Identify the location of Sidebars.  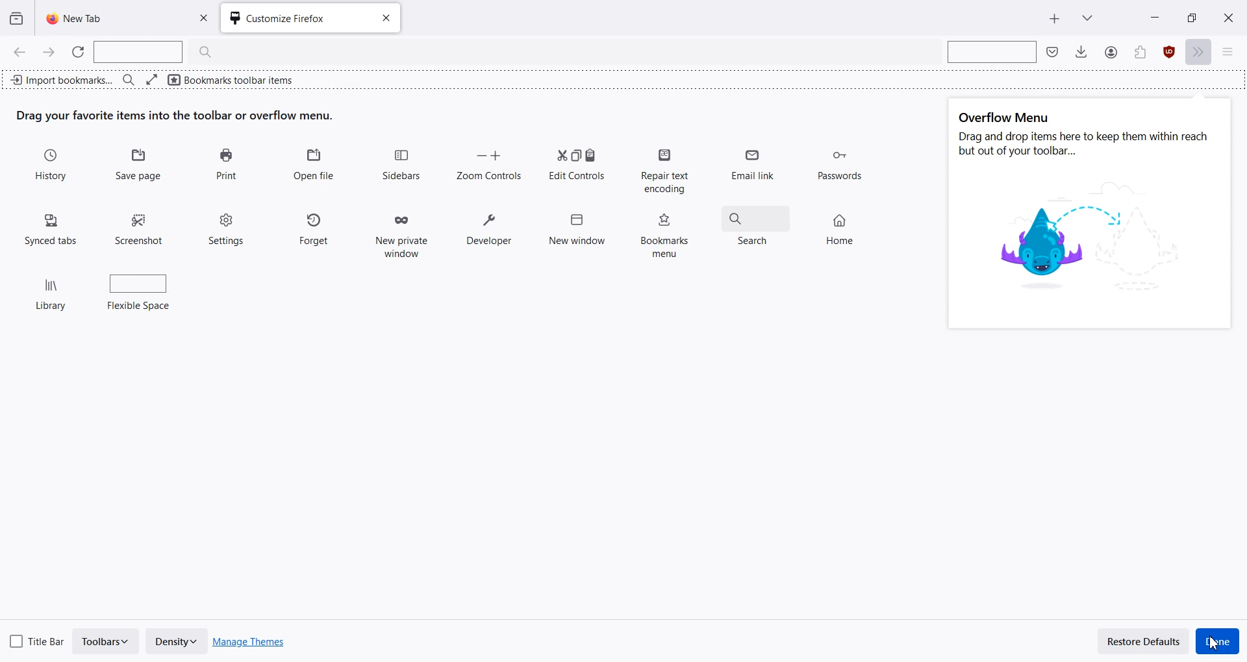
(403, 165).